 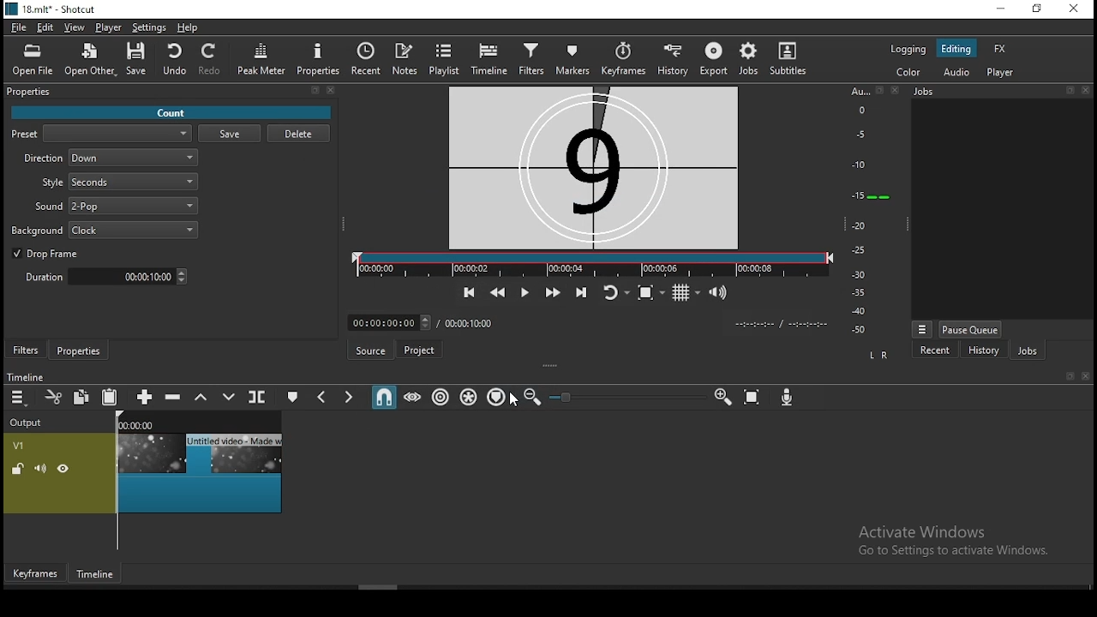 I want to click on previous marker, so click(x=323, y=396).